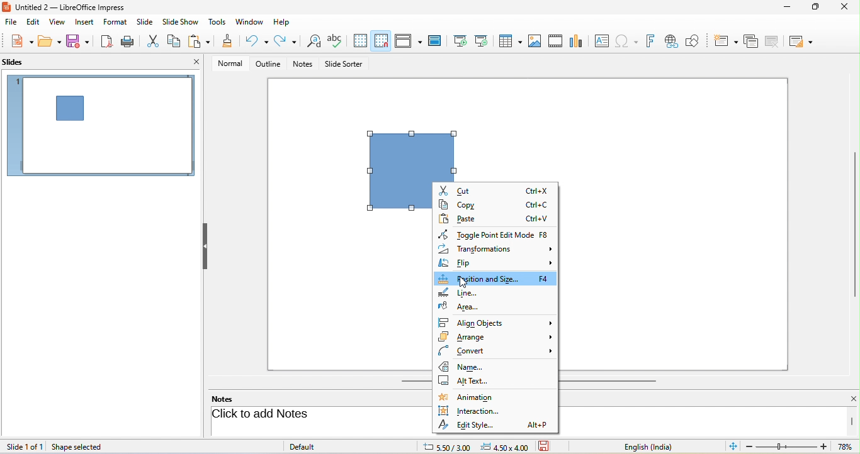 The image size is (860, 454). Describe the element at coordinates (283, 21) in the screenshot. I see `help` at that location.